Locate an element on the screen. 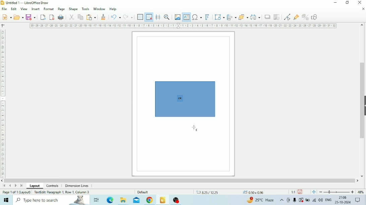 This screenshot has width=366, height=205. Insert Image is located at coordinates (177, 17).